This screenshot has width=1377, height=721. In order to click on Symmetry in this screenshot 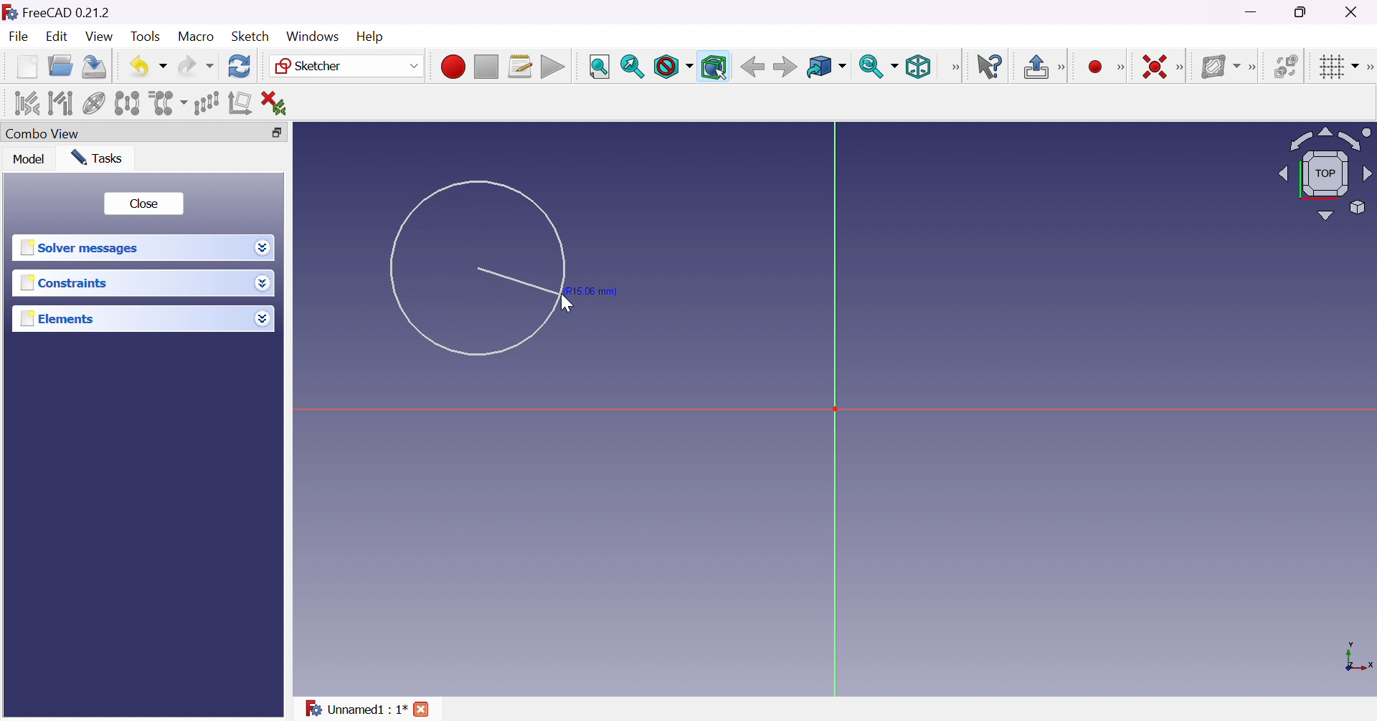, I will do `click(128, 102)`.